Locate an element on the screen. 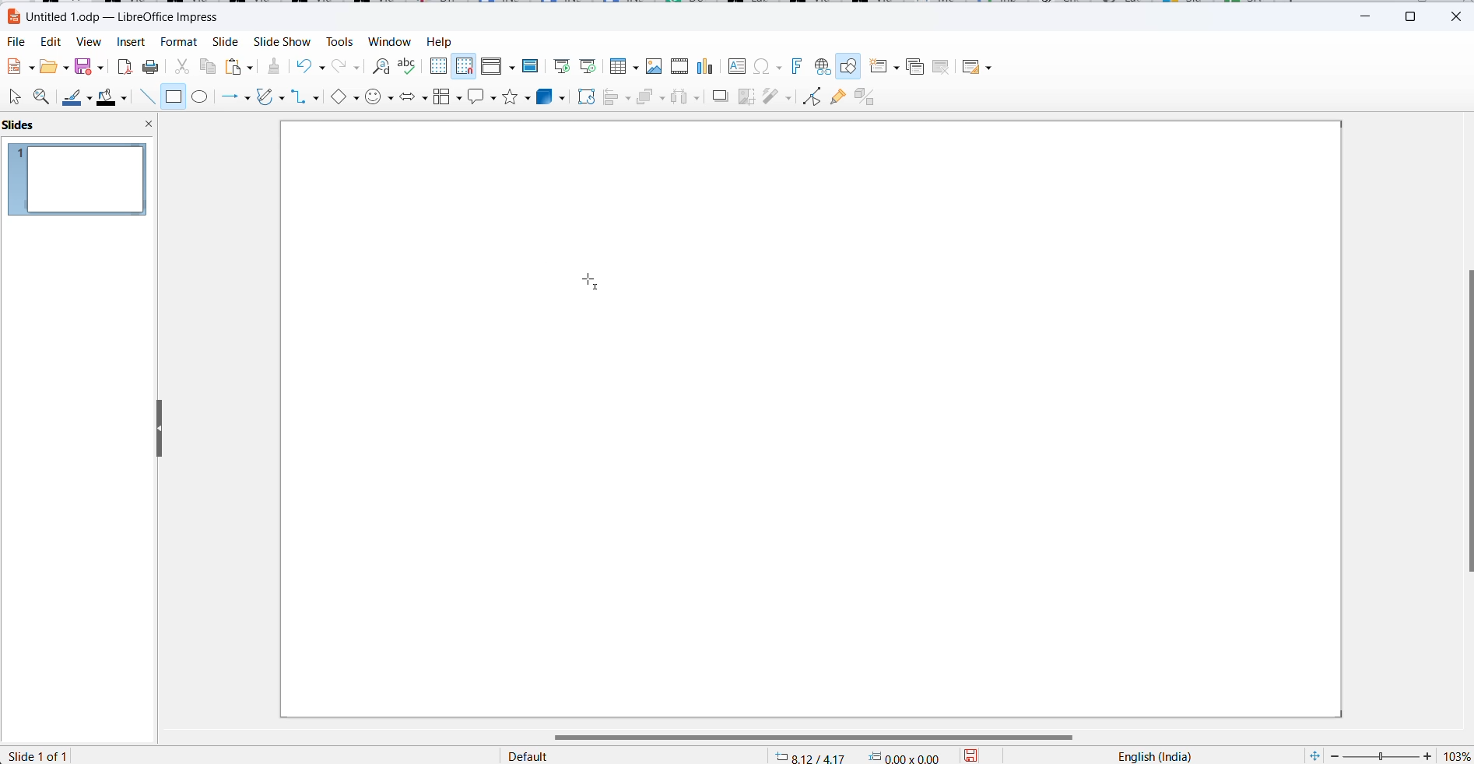 This screenshot has height=764, width=1474. page style is located at coordinates (628, 755).